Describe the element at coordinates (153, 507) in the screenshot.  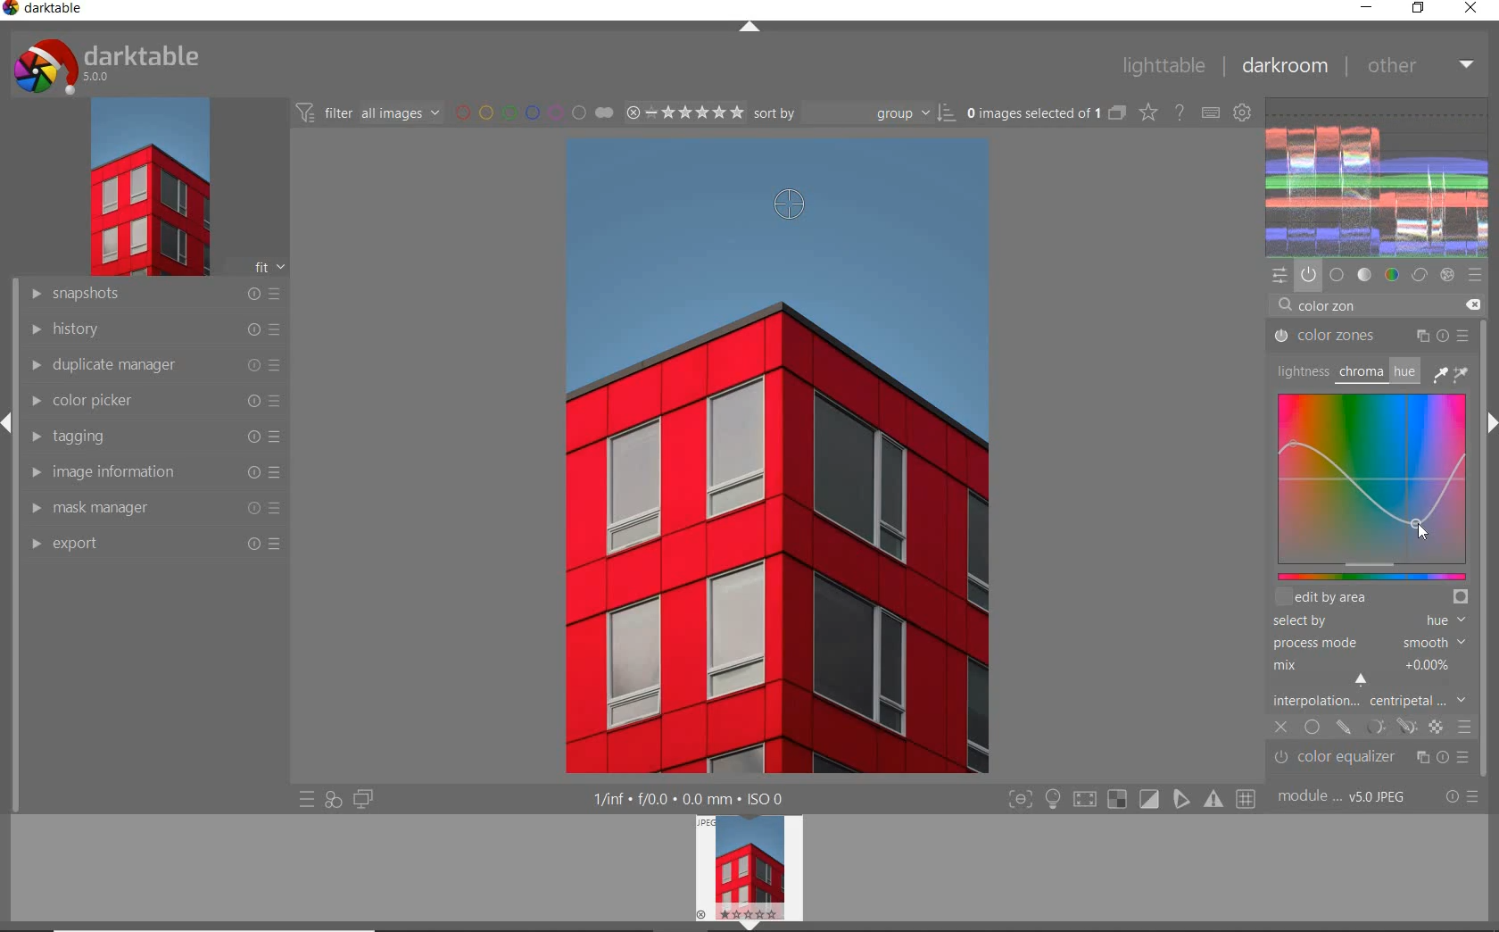
I see `mask manager` at that location.